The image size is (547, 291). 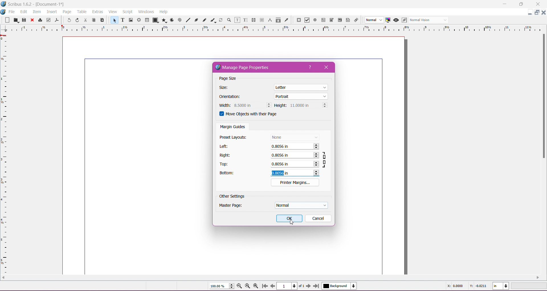 I want to click on Help, so click(x=310, y=67).